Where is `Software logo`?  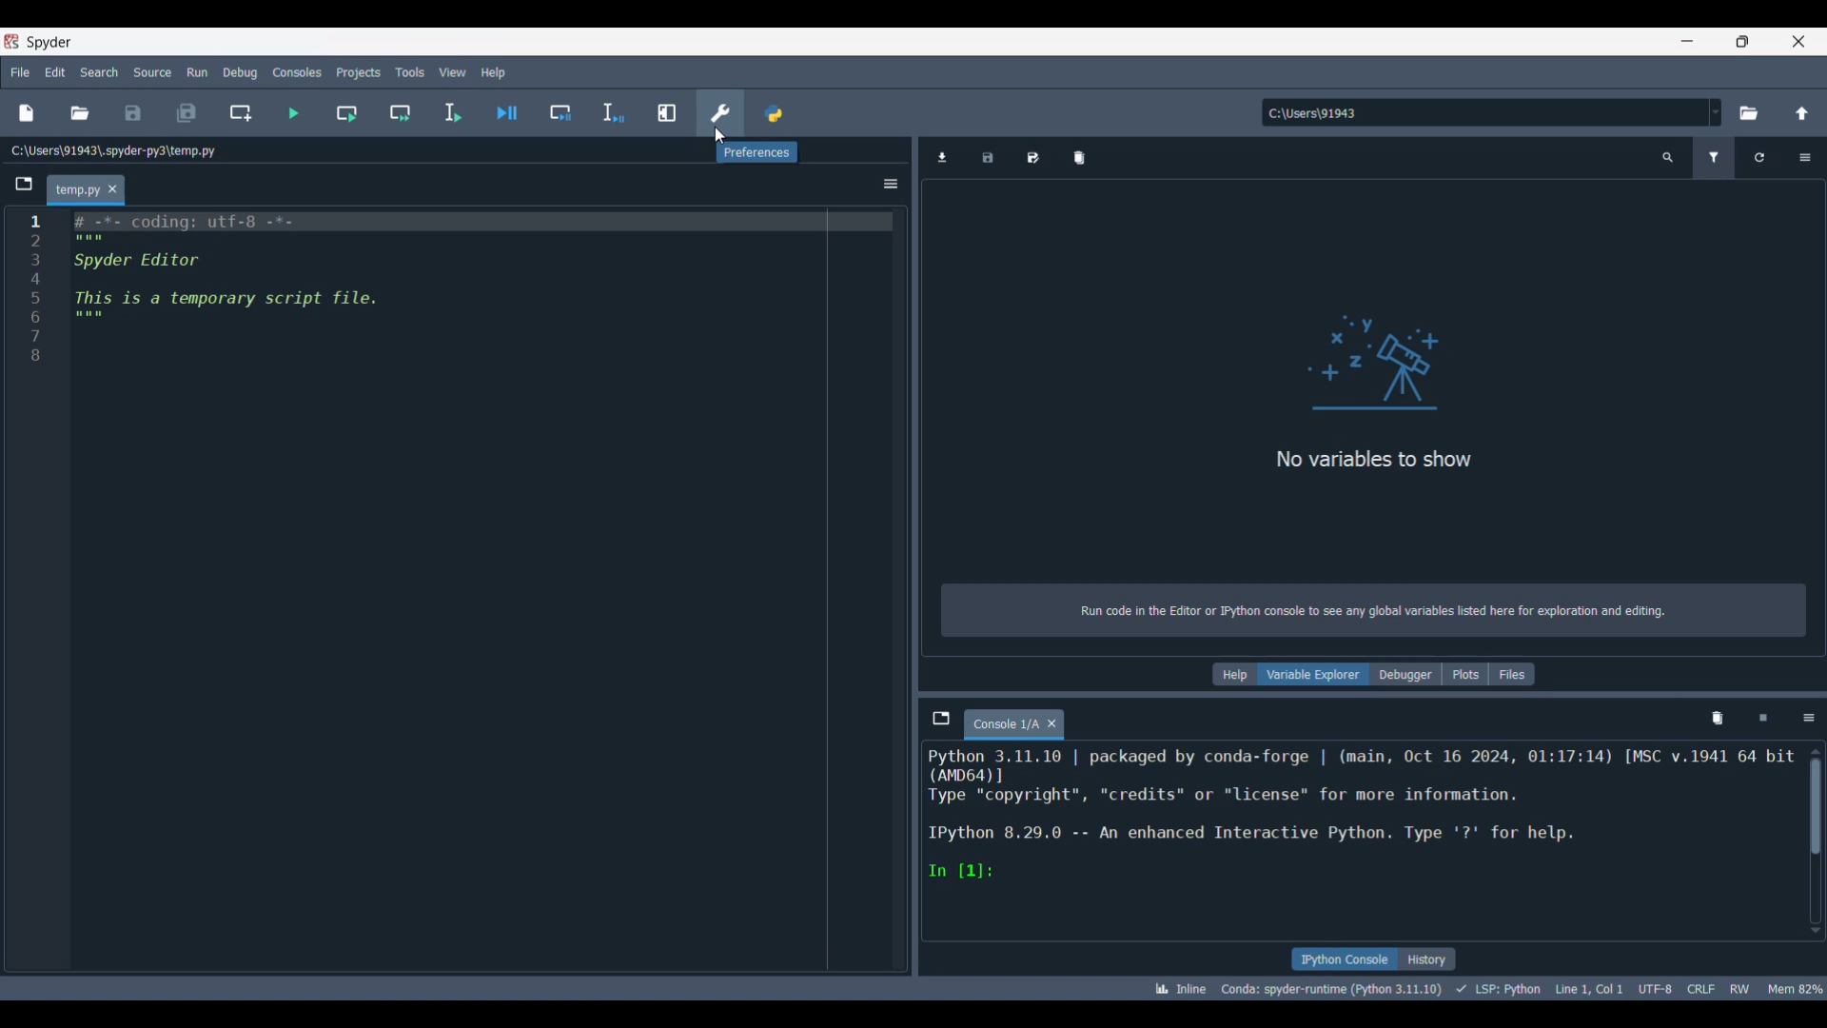
Software logo is located at coordinates (11, 42).